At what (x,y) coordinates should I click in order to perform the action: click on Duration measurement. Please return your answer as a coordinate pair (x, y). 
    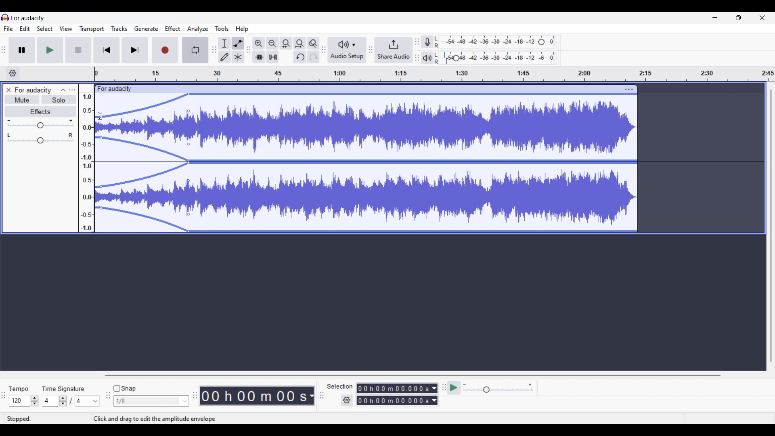
    Looking at the image, I should click on (435, 394).